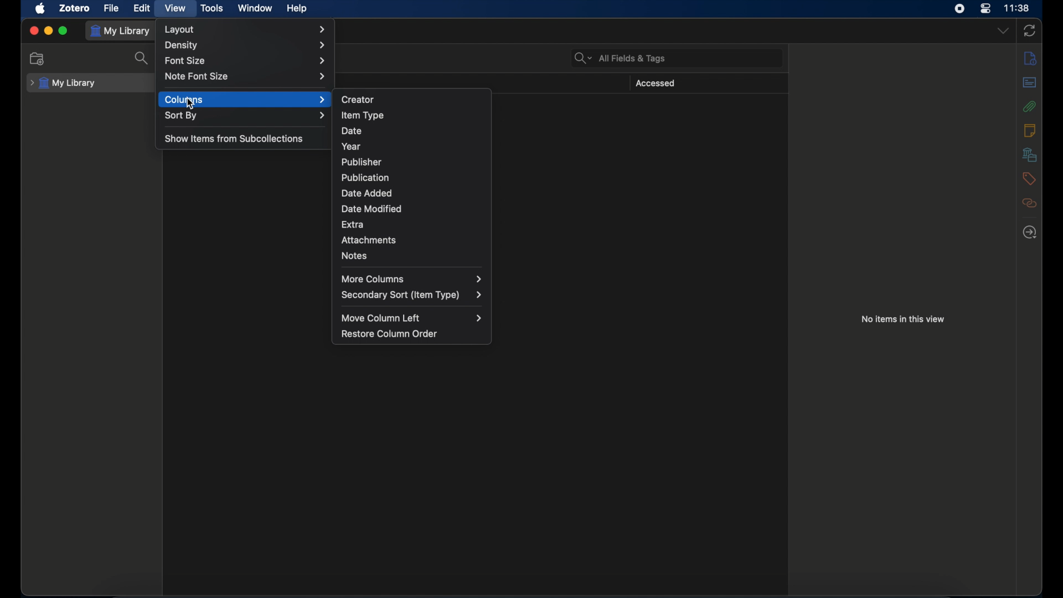 This screenshot has width=1063, height=598. Describe the element at coordinates (1029, 203) in the screenshot. I see `related` at that location.